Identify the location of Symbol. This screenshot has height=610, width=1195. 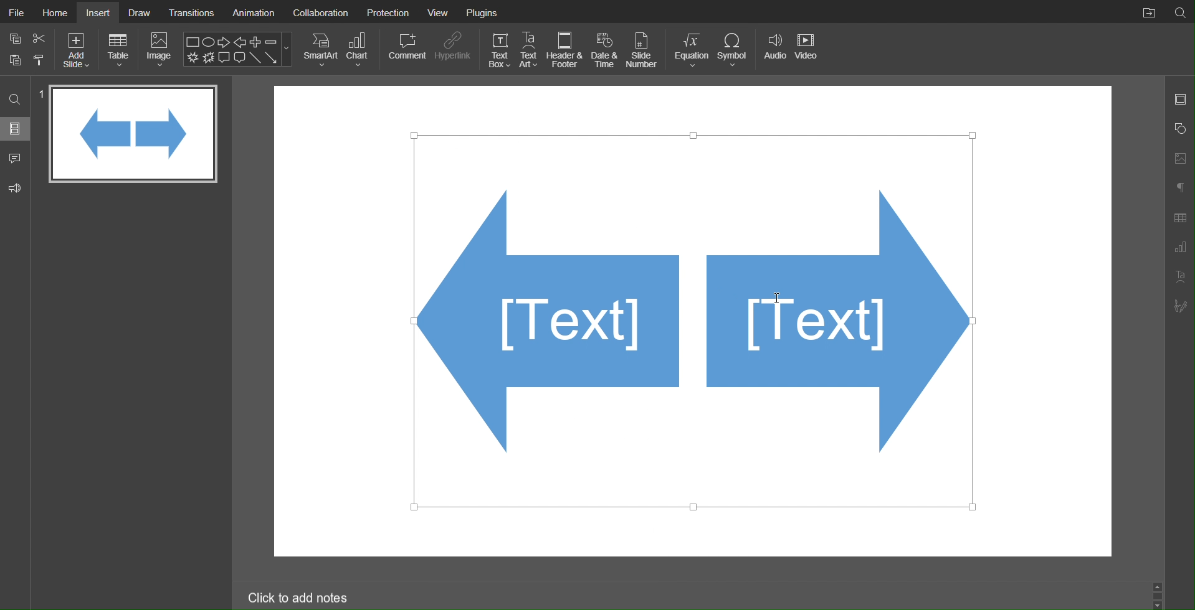
(733, 49).